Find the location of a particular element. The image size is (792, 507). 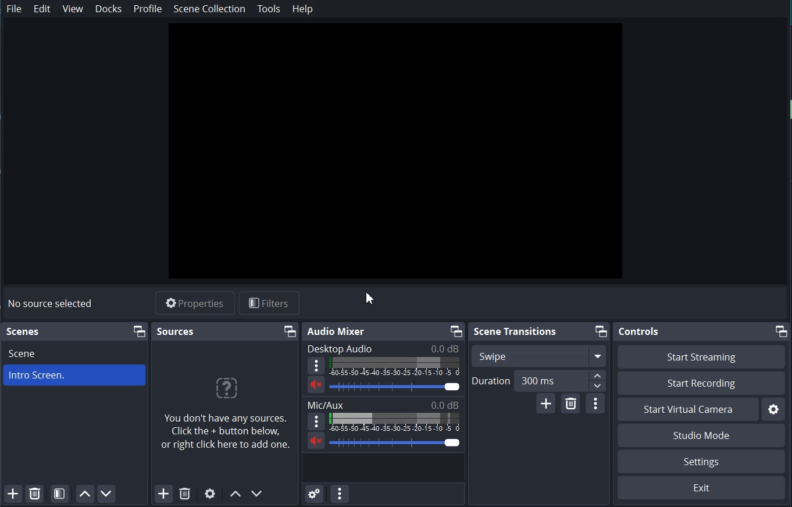

Maximize is located at coordinates (290, 331).